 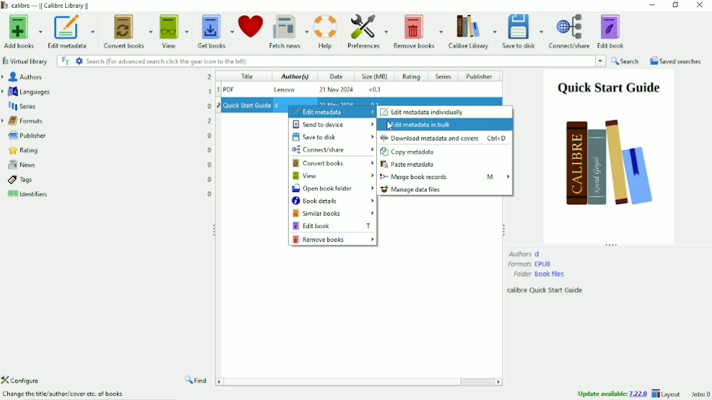 I want to click on Identifiers, so click(x=109, y=196).